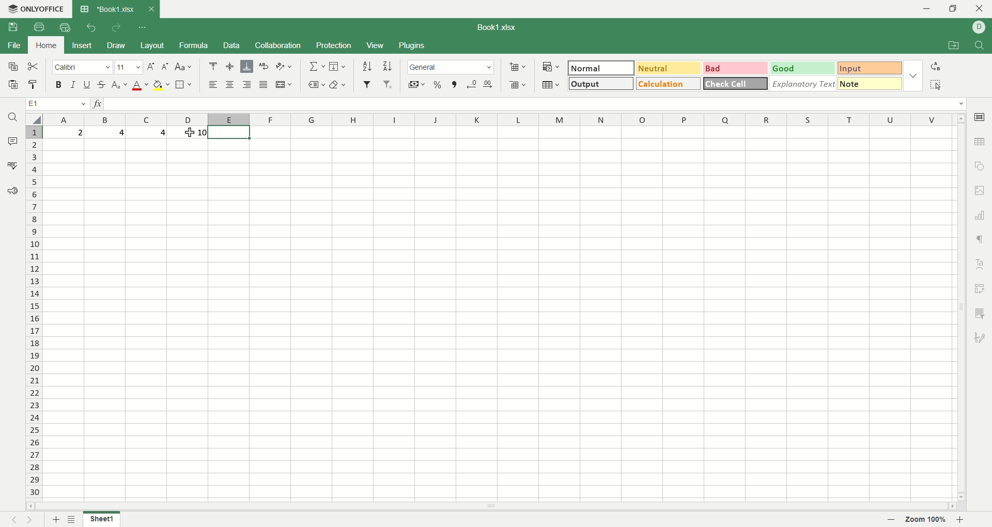 Image resolution: width=992 pixels, height=527 pixels. Describe the element at coordinates (980, 316) in the screenshot. I see `slice settings` at that location.